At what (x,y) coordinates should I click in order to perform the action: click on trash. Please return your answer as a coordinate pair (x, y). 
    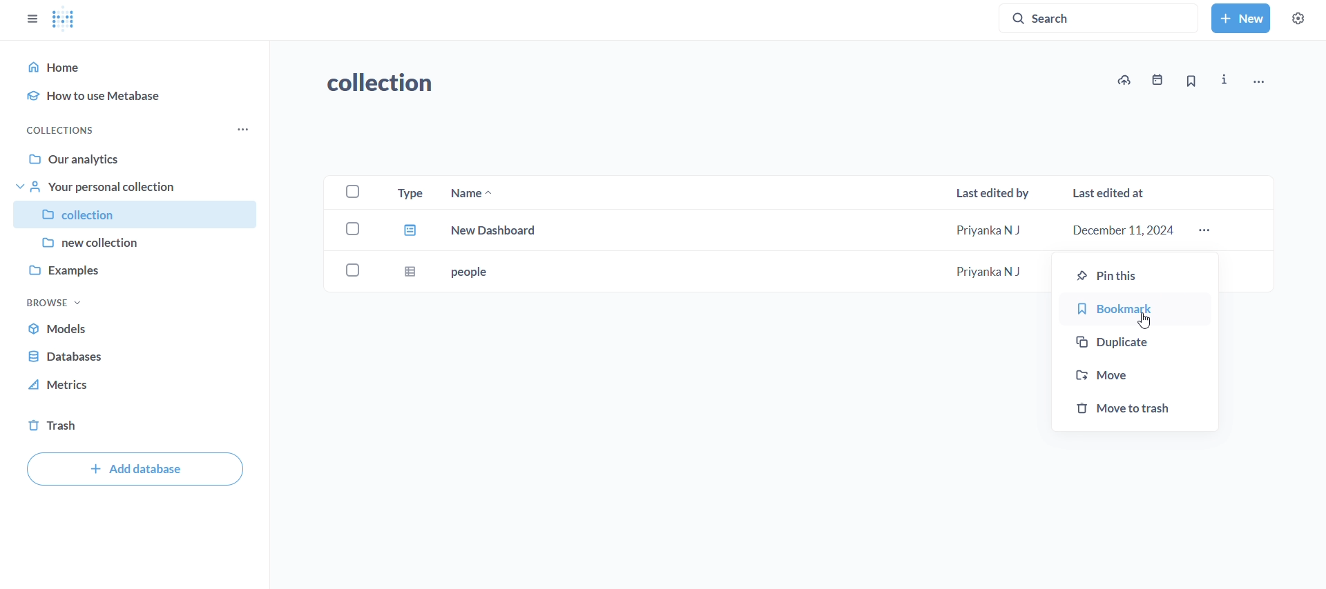
    Looking at the image, I should click on (52, 423).